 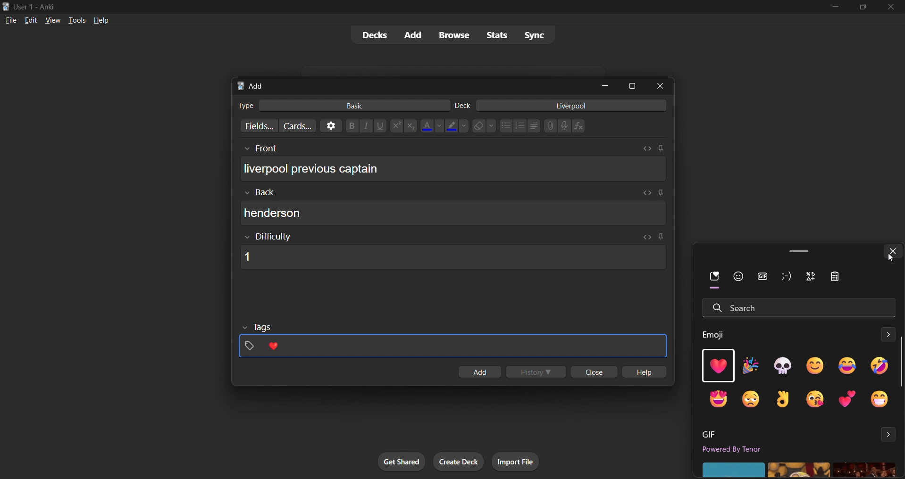 I want to click on close, so click(x=663, y=85).